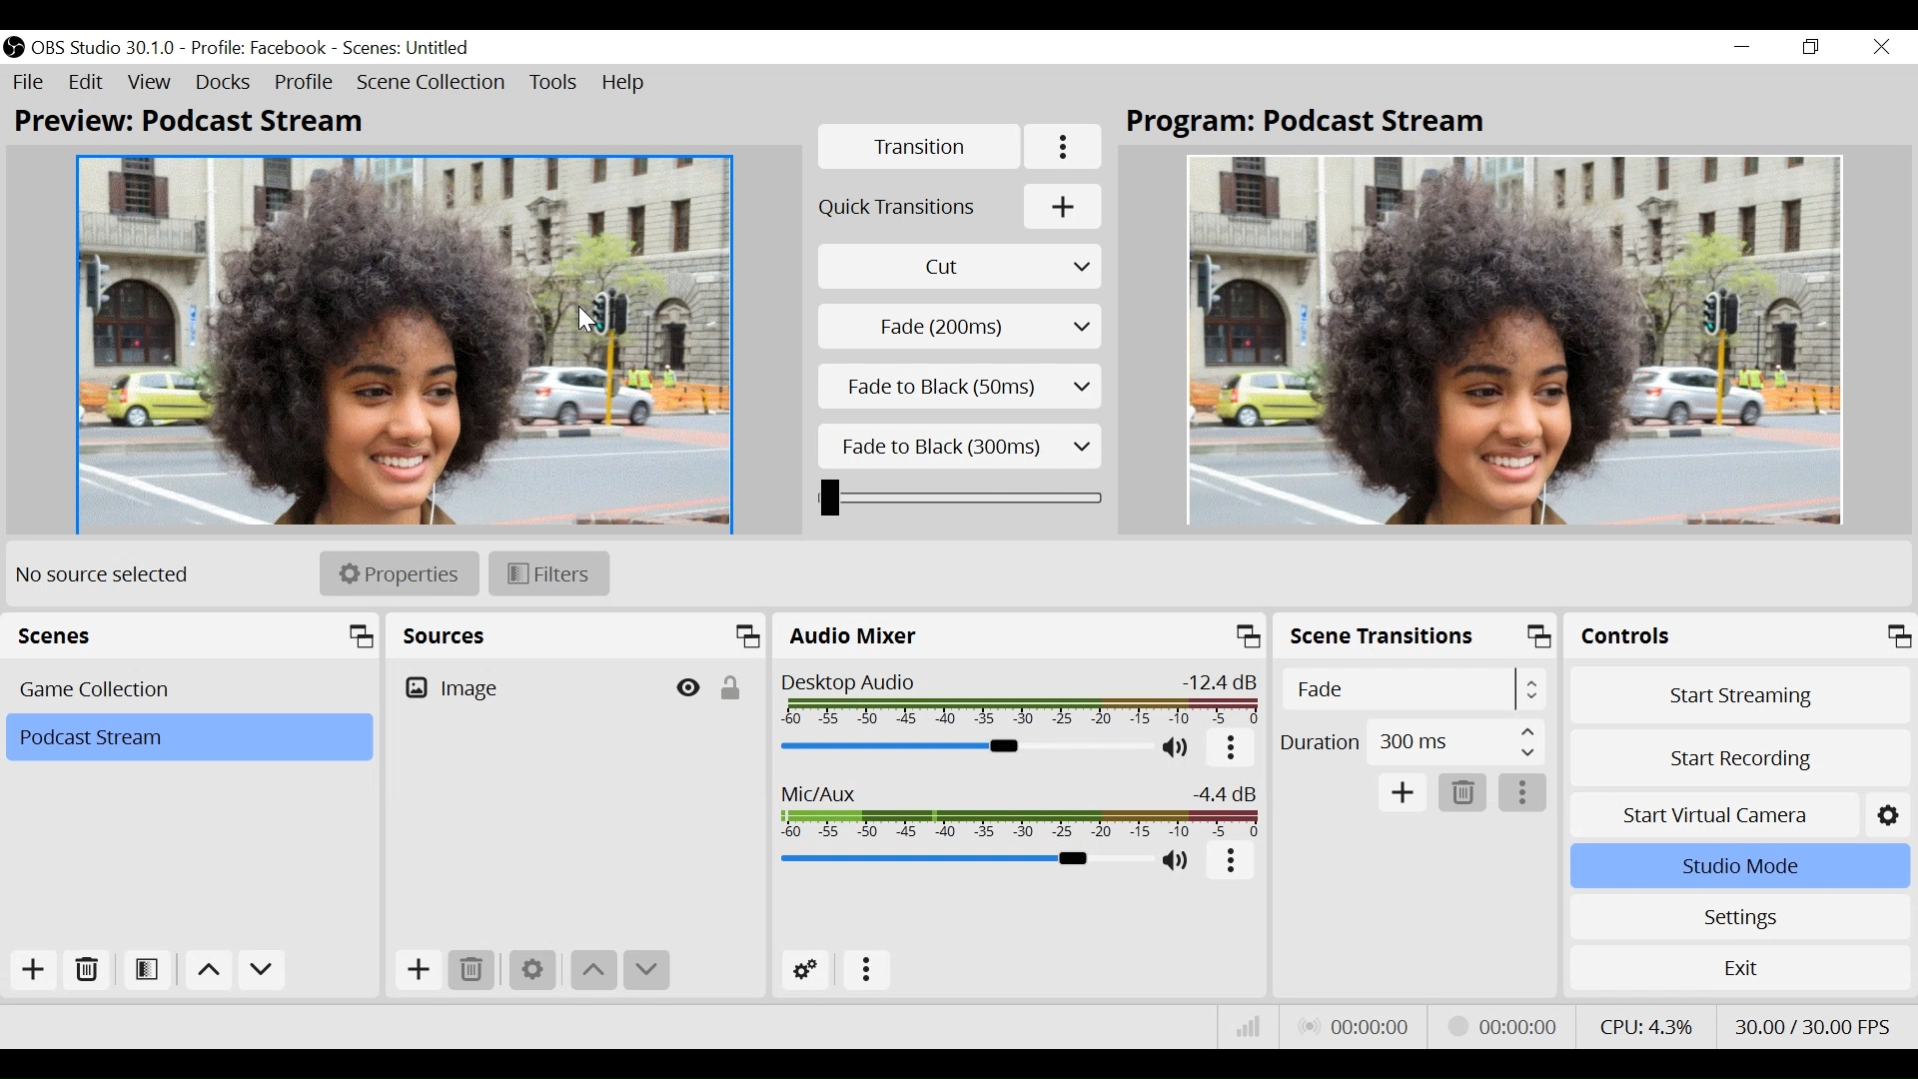 Image resolution: width=1918 pixels, height=1079 pixels. Describe the element at coordinates (87, 83) in the screenshot. I see `Edit` at that location.